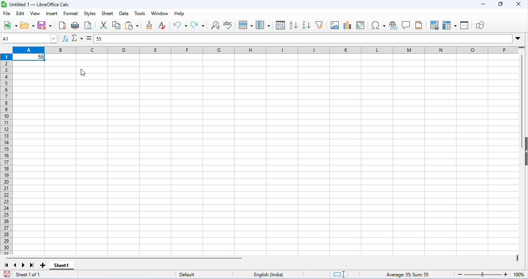 This screenshot has height=279, width=528. Describe the element at coordinates (23, 265) in the screenshot. I see `next sheet` at that location.